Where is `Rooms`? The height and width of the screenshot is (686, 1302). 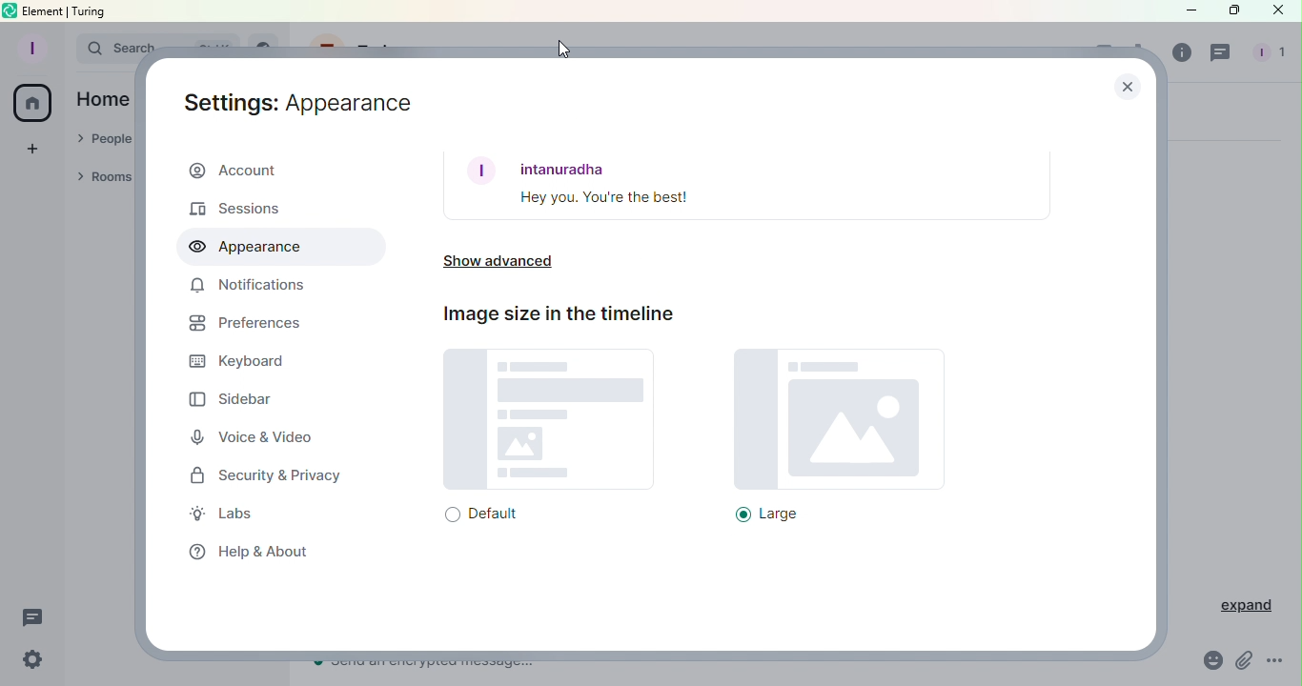
Rooms is located at coordinates (107, 179).